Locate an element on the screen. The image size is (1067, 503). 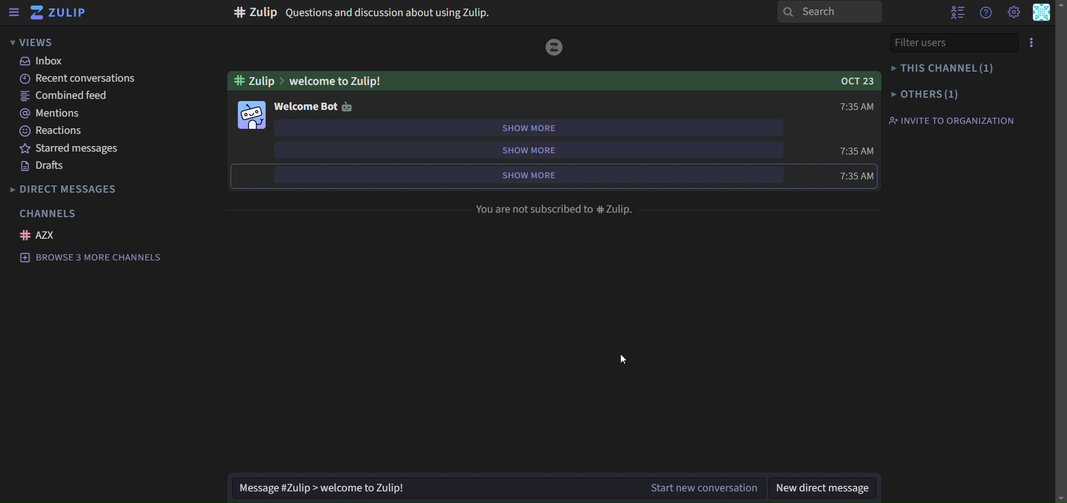
invite to organisation is located at coordinates (951, 120).